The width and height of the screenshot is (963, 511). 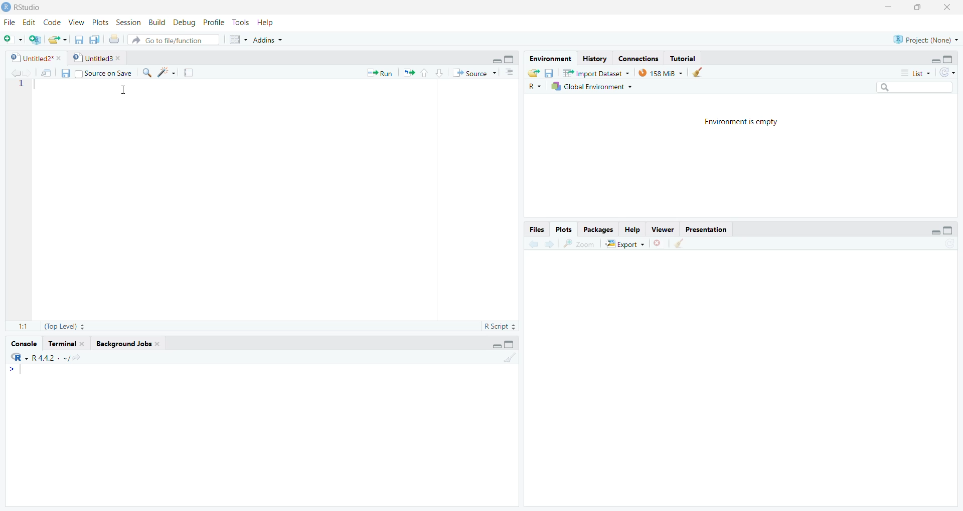 I want to click on Language, so click(x=12, y=357).